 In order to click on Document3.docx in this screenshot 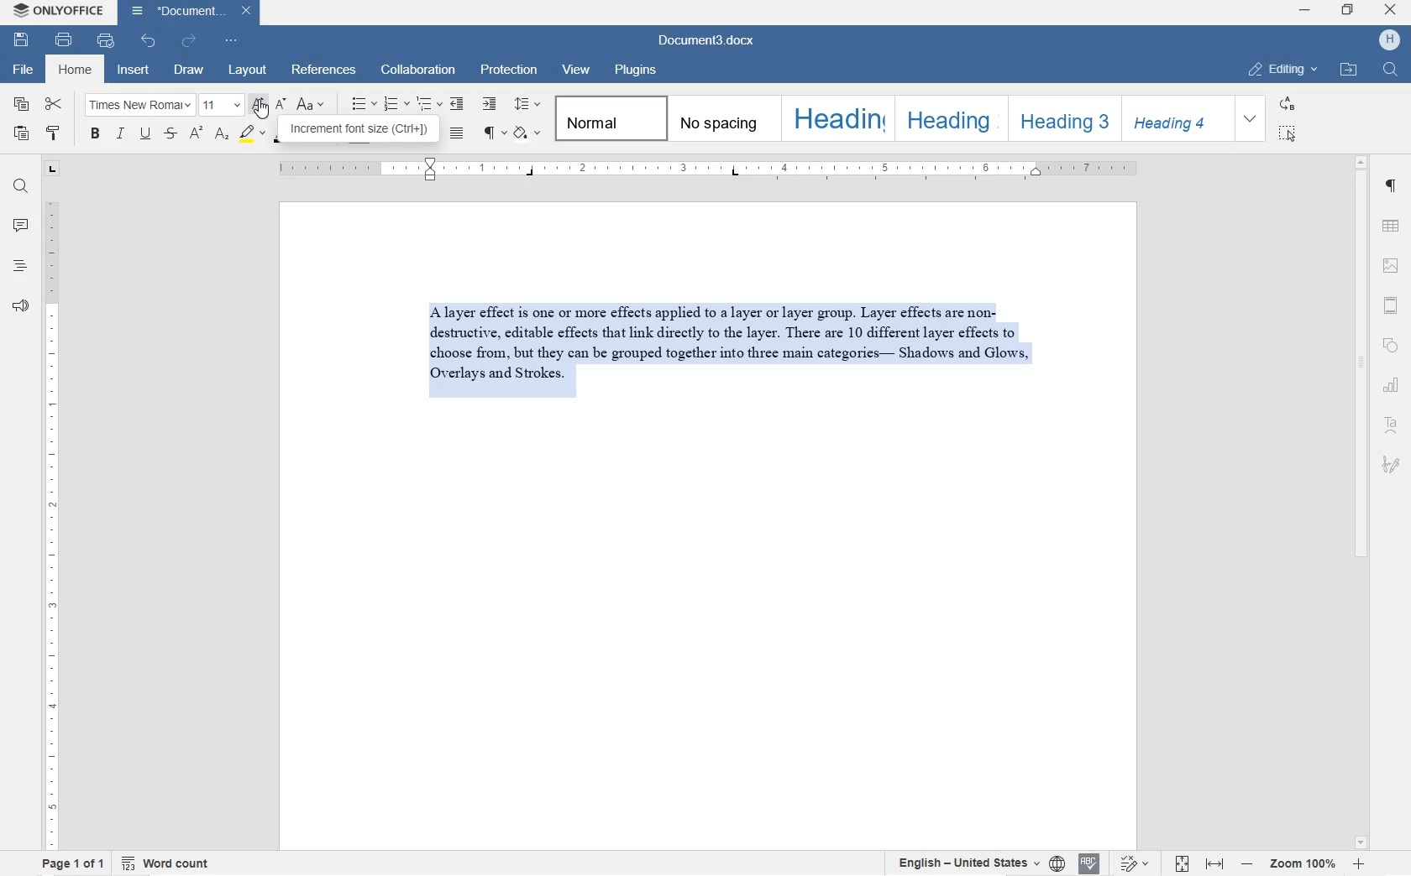, I will do `click(190, 12)`.